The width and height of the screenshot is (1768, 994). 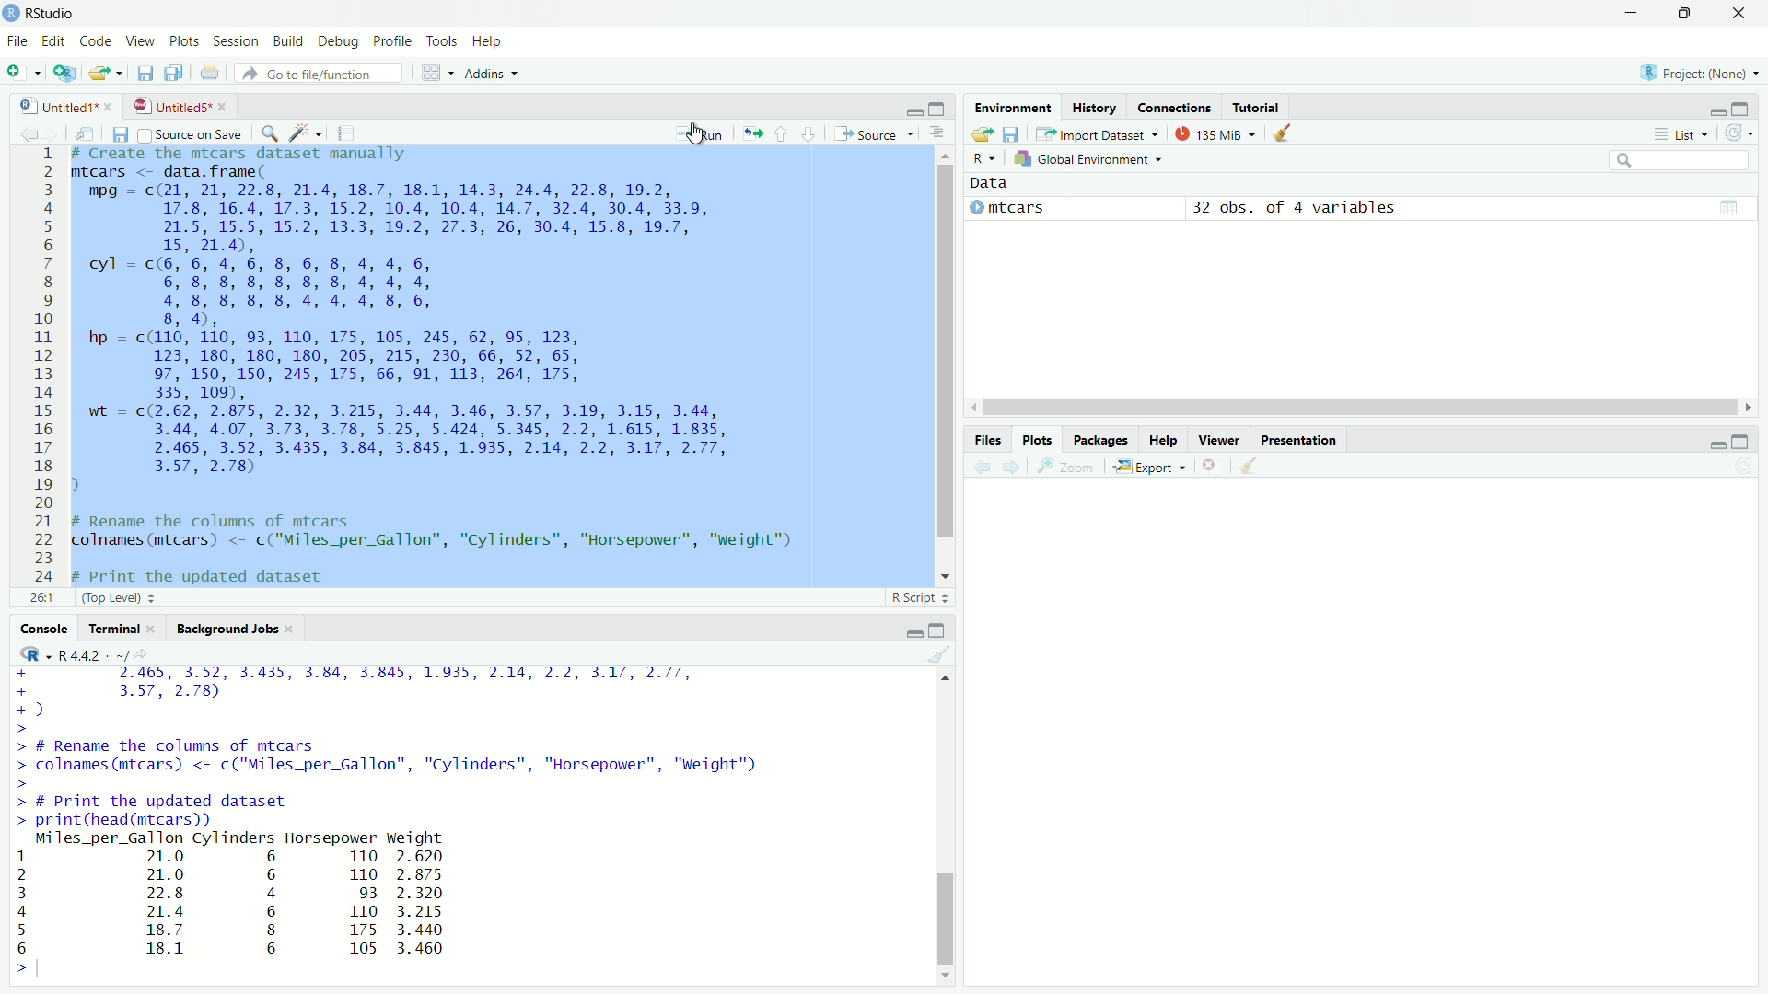 I want to click on Code, so click(x=96, y=40).